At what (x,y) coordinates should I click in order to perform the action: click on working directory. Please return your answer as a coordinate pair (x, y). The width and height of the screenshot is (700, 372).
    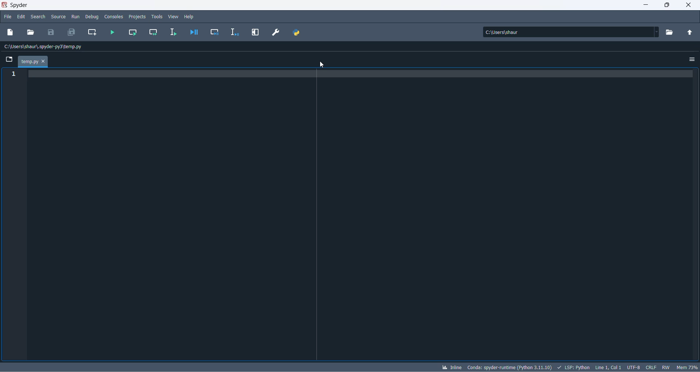
    Looking at the image, I should click on (671, 33).